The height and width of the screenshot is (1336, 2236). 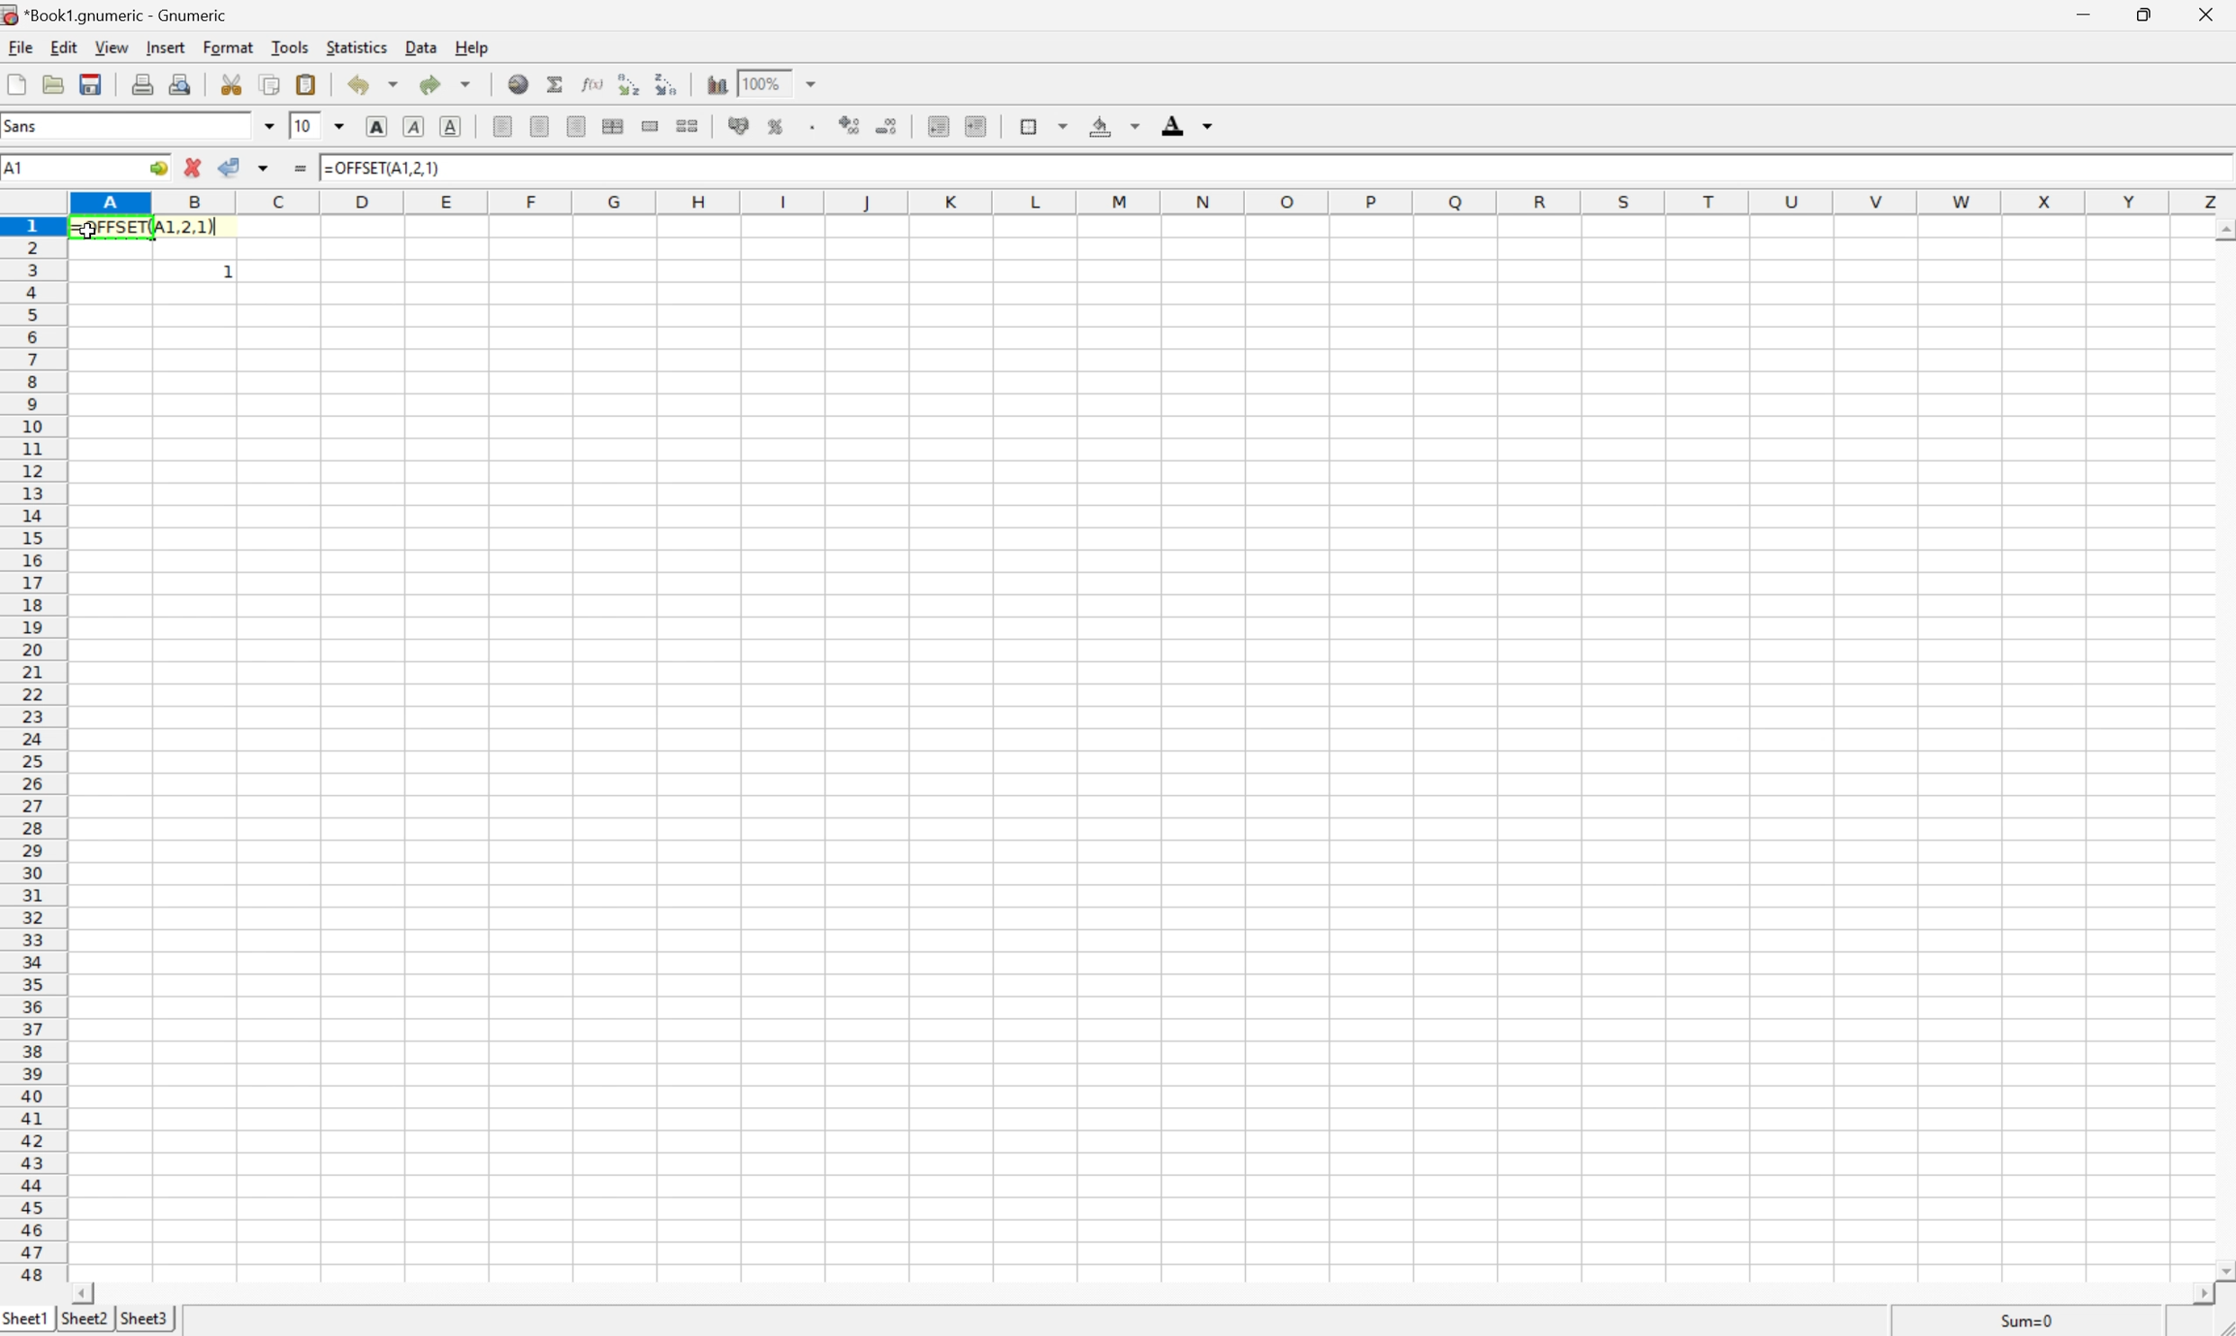 What do you see at coordinates (15, 86) in the screenshot?
I see `create a new workbook` at bounding box center [15, 86].